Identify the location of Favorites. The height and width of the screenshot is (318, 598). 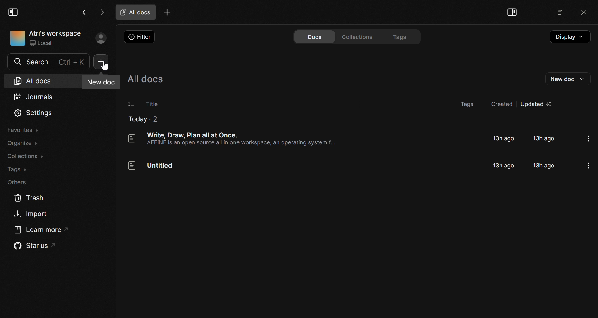
(27, 130).